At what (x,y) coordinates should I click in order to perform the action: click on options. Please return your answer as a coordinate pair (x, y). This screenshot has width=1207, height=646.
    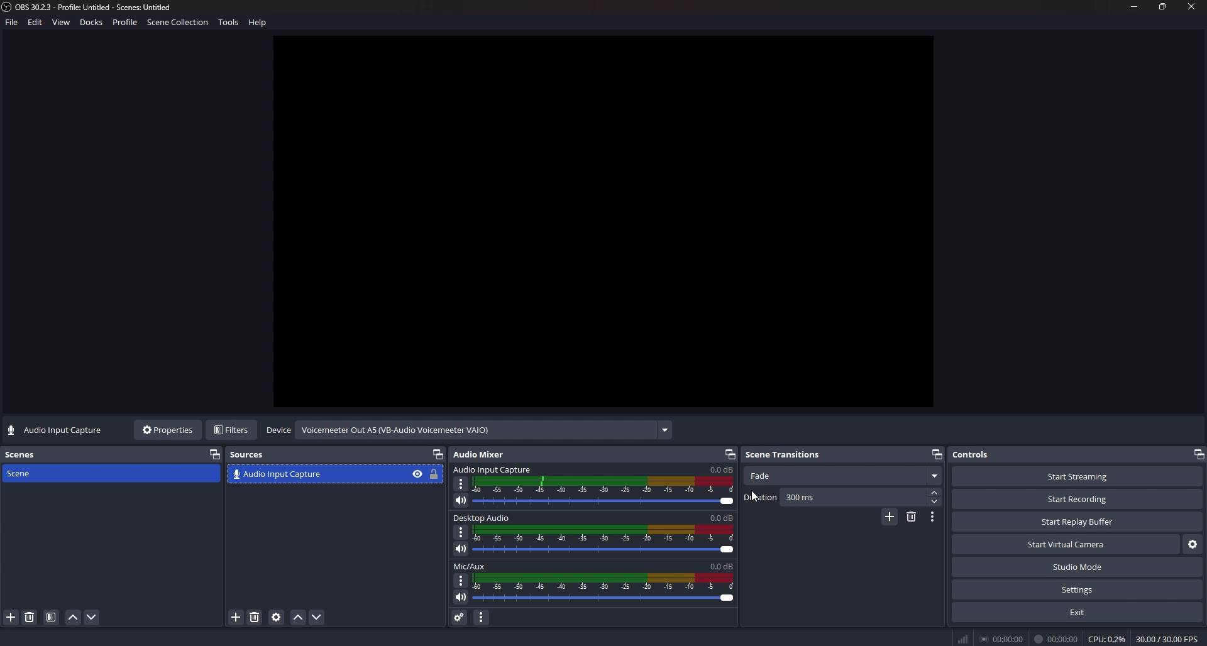
    Looking at the image, I should click on (462, 484).